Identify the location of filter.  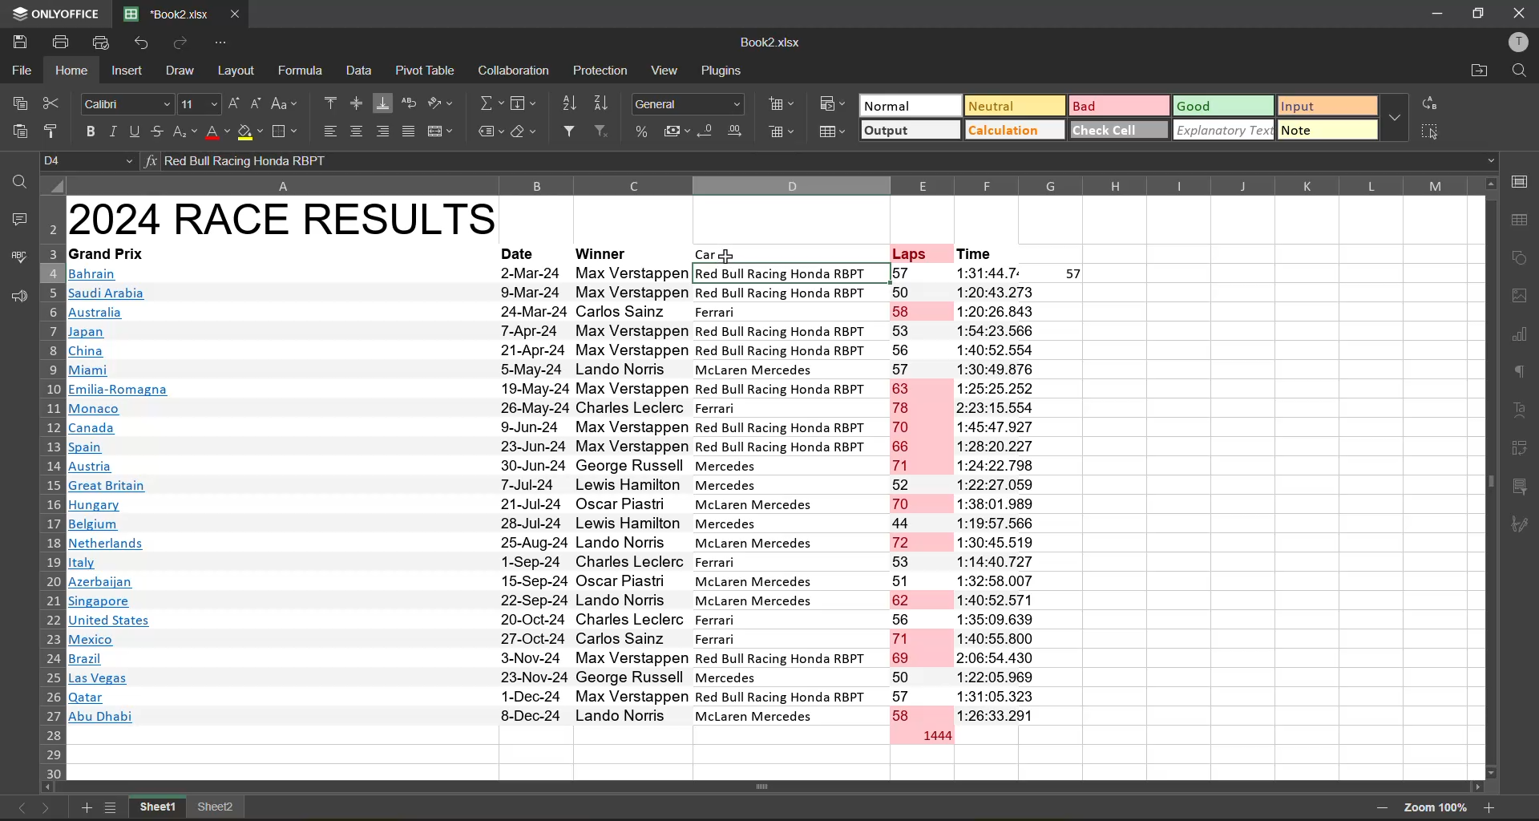
(572, 132).